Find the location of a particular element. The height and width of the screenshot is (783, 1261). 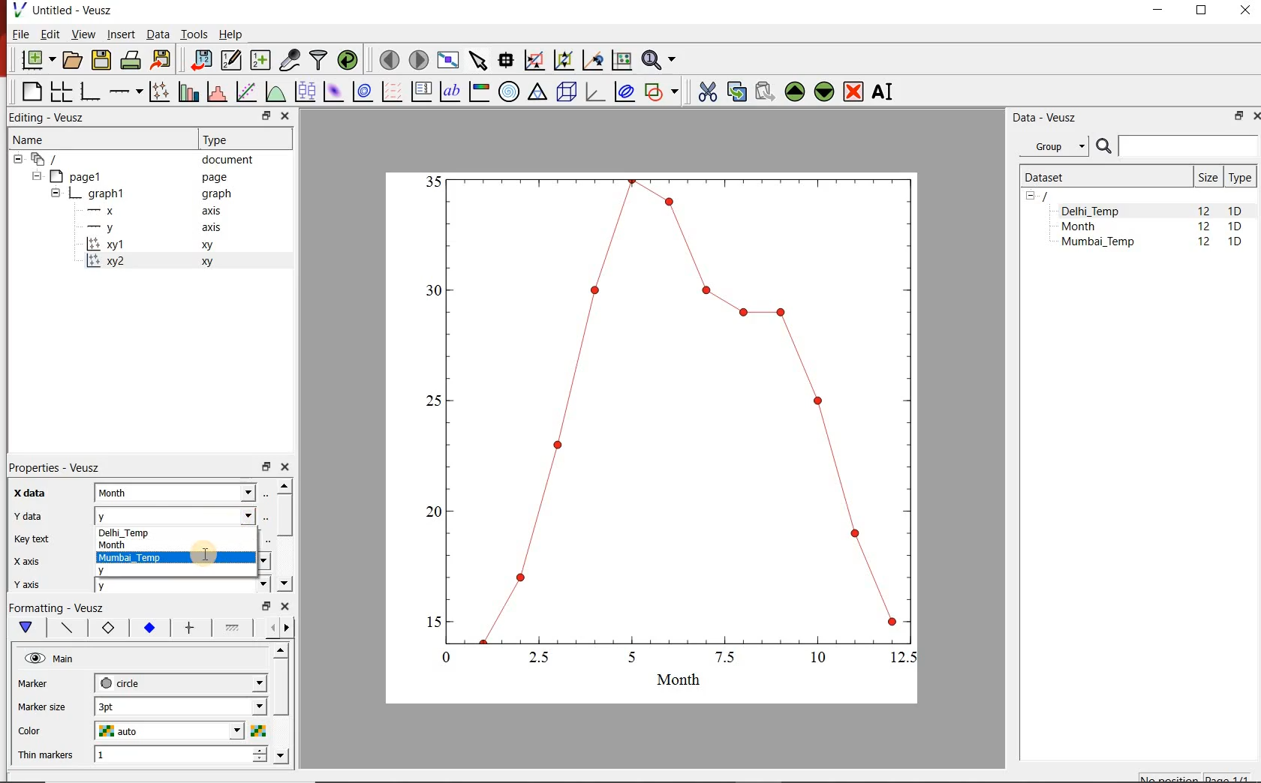

circle is located at coordinates (181, 683).